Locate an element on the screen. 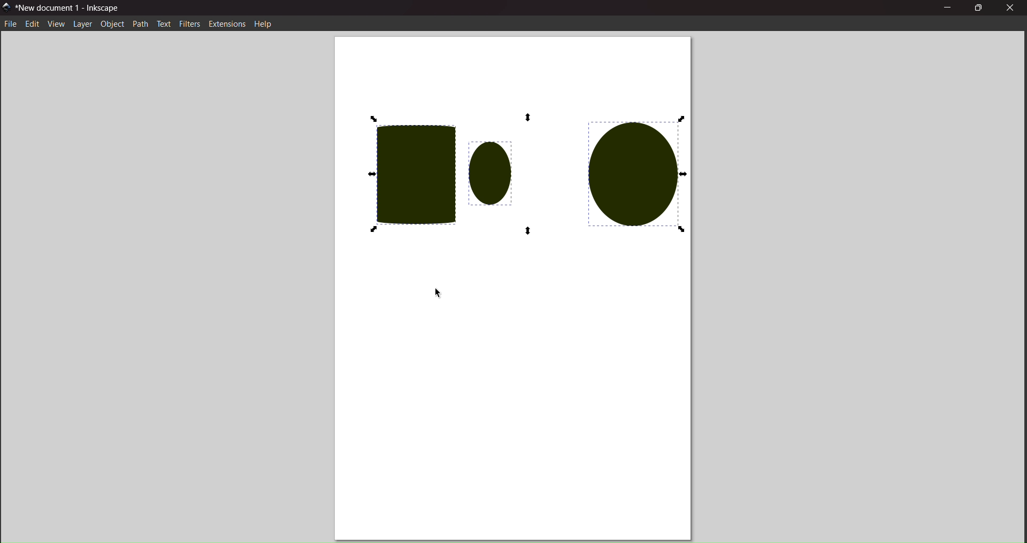  filters is located at coordinates (190, 23).